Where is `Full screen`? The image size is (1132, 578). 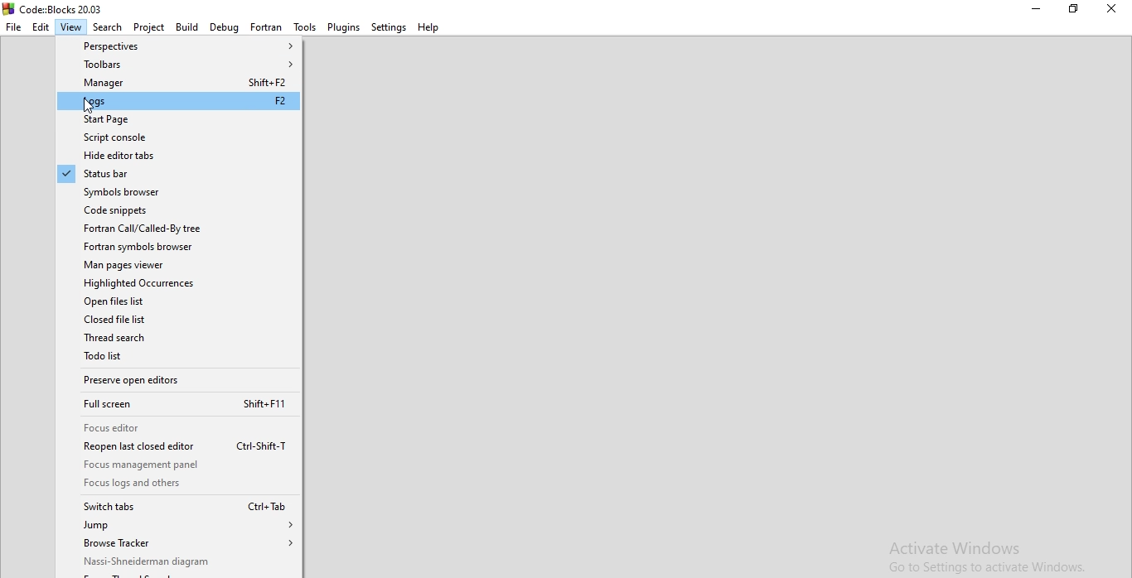
Full screen is located at coordinates (180, 404).